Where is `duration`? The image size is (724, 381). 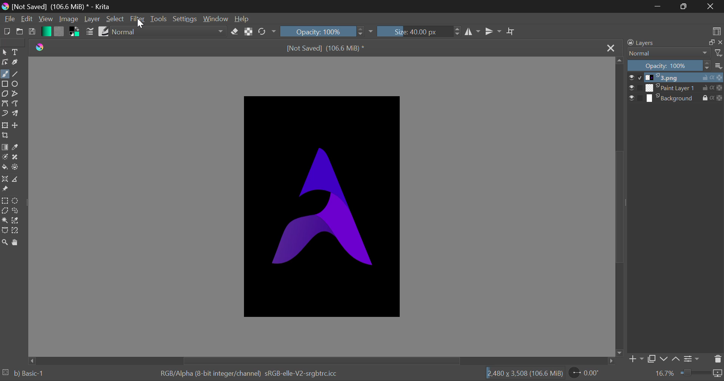 duration is located at coordinates (701, 374).